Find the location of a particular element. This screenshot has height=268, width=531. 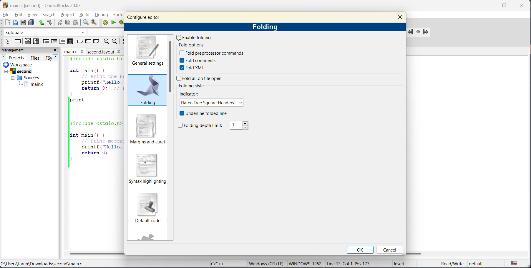

search is located at coordinates (49, 15).